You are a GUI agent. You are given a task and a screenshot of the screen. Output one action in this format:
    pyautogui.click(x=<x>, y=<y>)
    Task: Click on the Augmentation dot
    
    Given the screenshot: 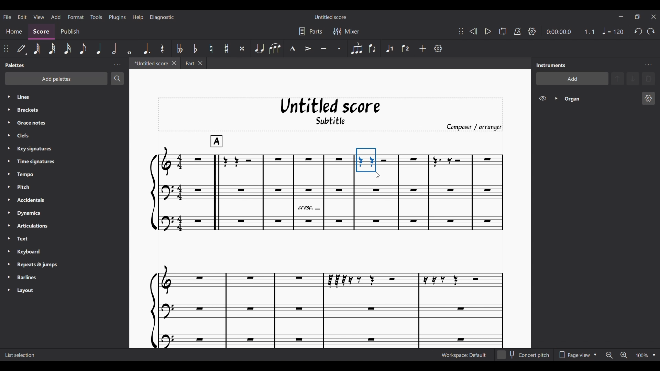 What is the action you would take?
    pyautogui.click(x=146, y=48)
    